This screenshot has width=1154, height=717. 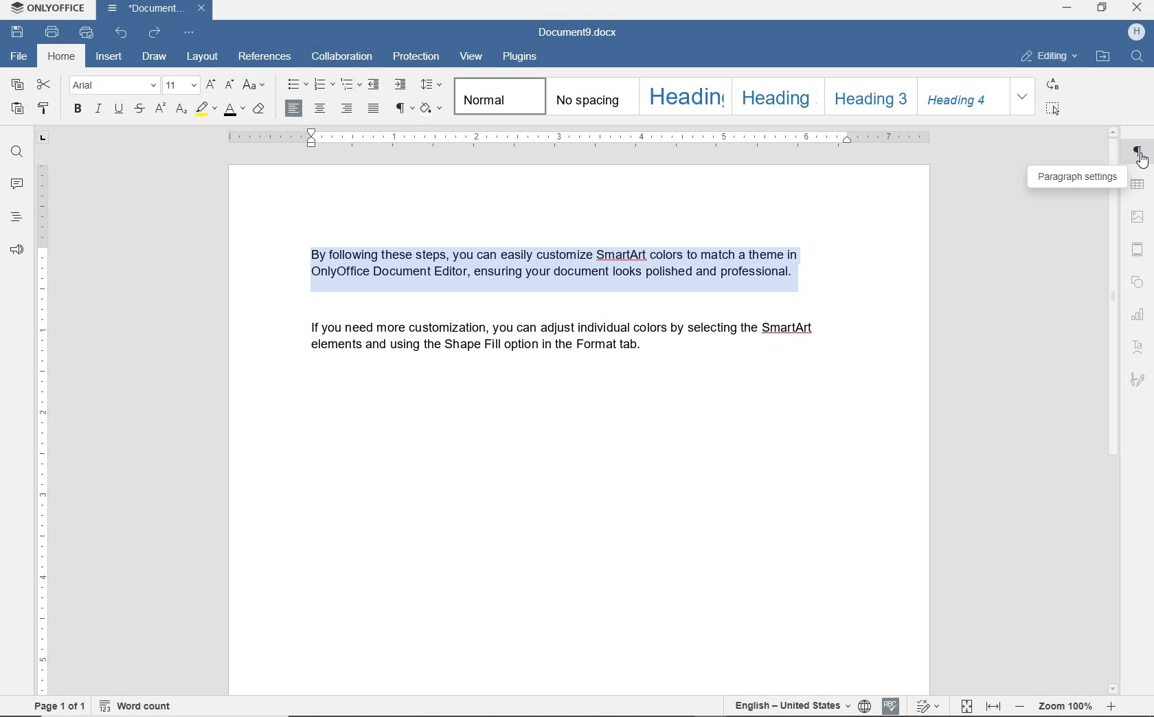 I want to click on chart, so click(x=1139, y=313).